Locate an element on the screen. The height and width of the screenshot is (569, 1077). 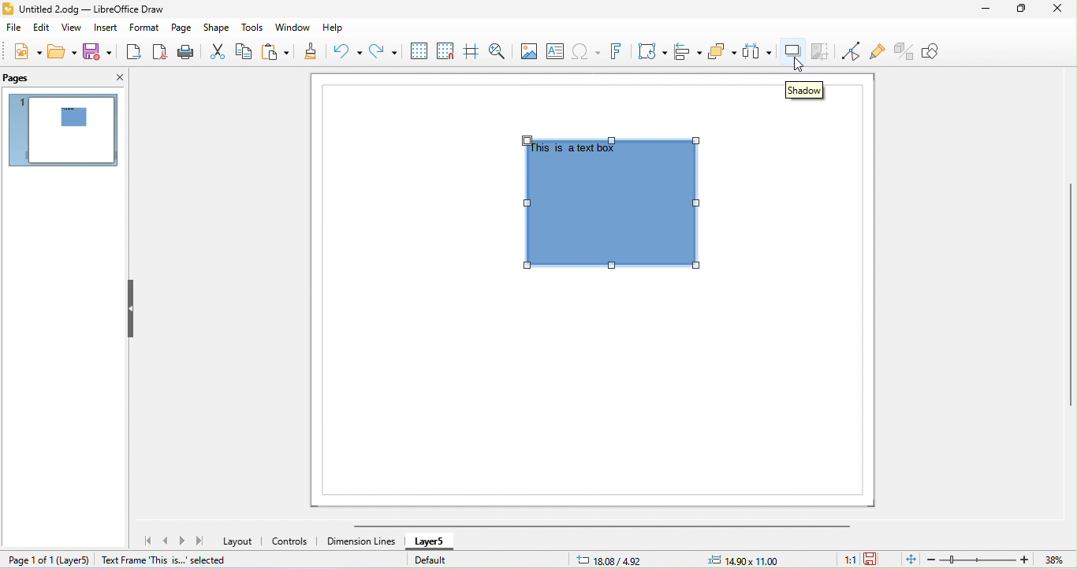
special character is located at coordinates (588, 52).